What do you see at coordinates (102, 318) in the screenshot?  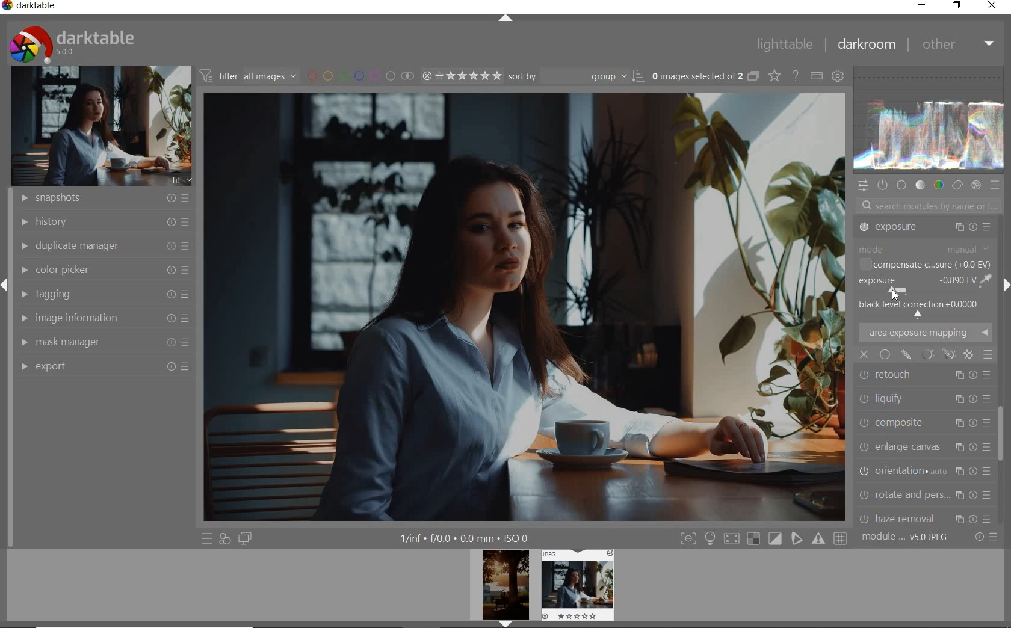 I see `IMAGE INFORMATION` at bounding box center [102, 318].